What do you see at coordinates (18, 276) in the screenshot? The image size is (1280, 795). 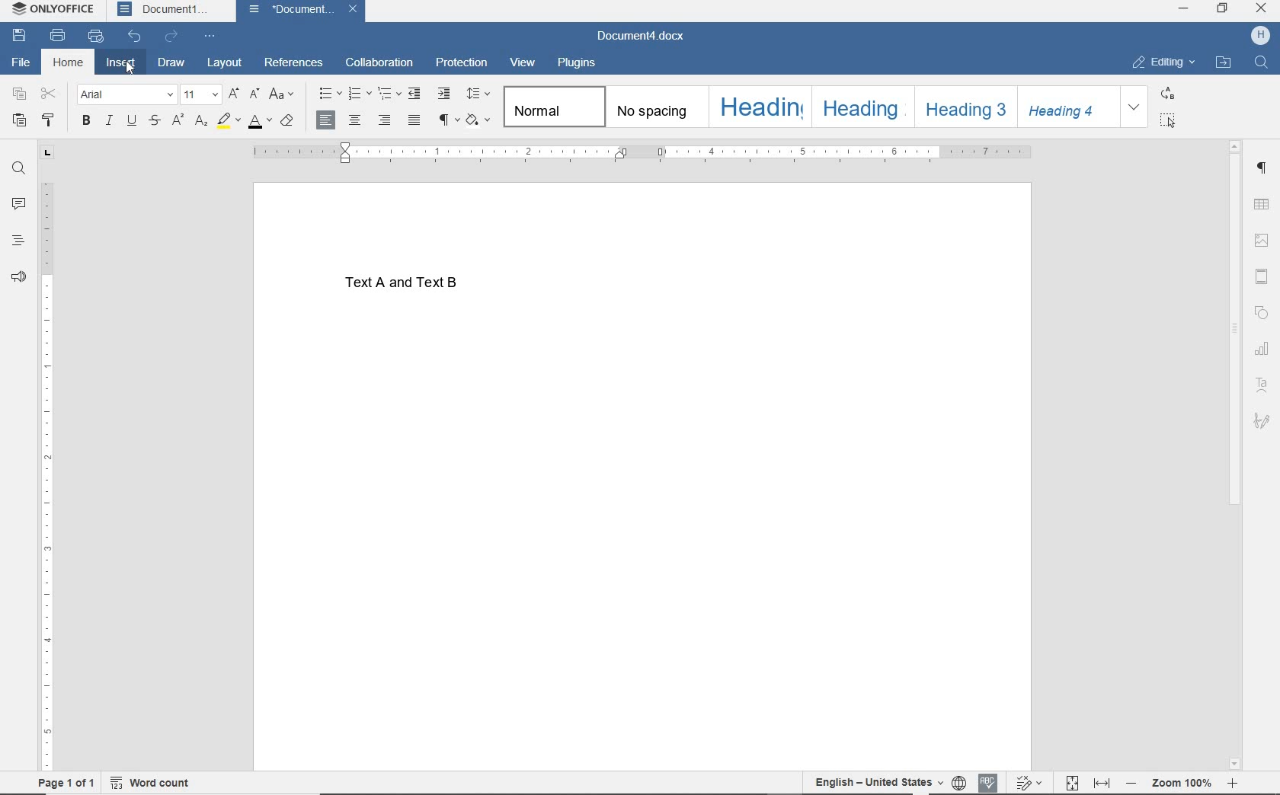 I see `FEEDBACK & SUPPORT` at bounding box center [18, 276].